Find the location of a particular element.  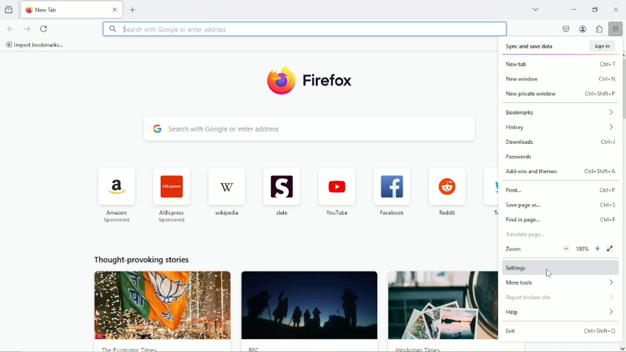

new tab is located at coordinates (133, 10).